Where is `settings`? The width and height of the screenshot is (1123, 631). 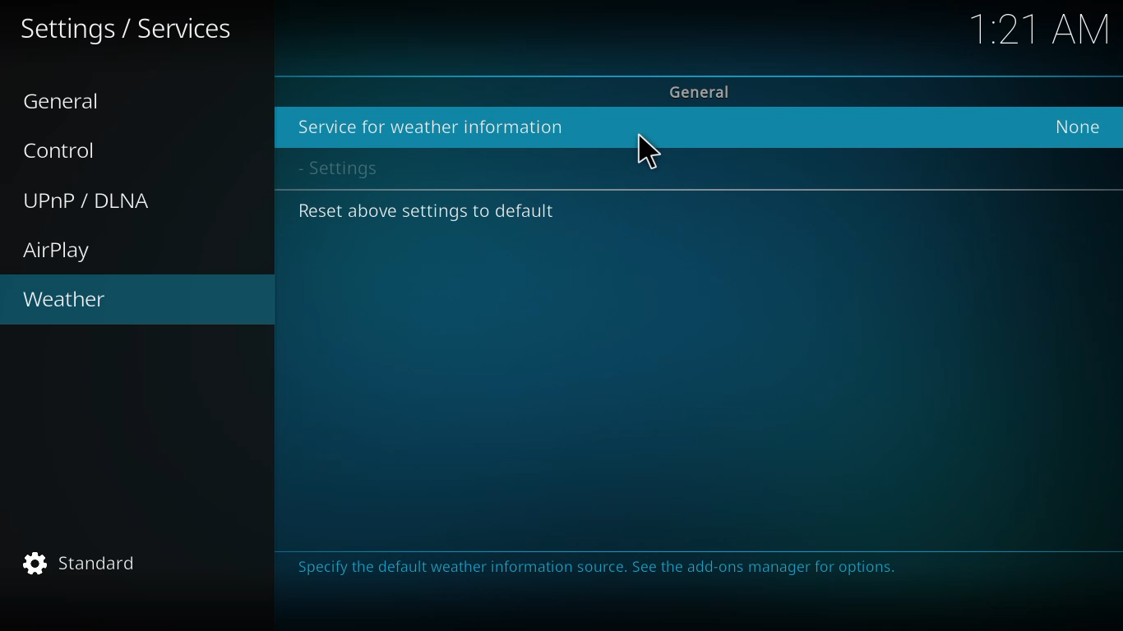
settings is located at coordinates (350, 168).